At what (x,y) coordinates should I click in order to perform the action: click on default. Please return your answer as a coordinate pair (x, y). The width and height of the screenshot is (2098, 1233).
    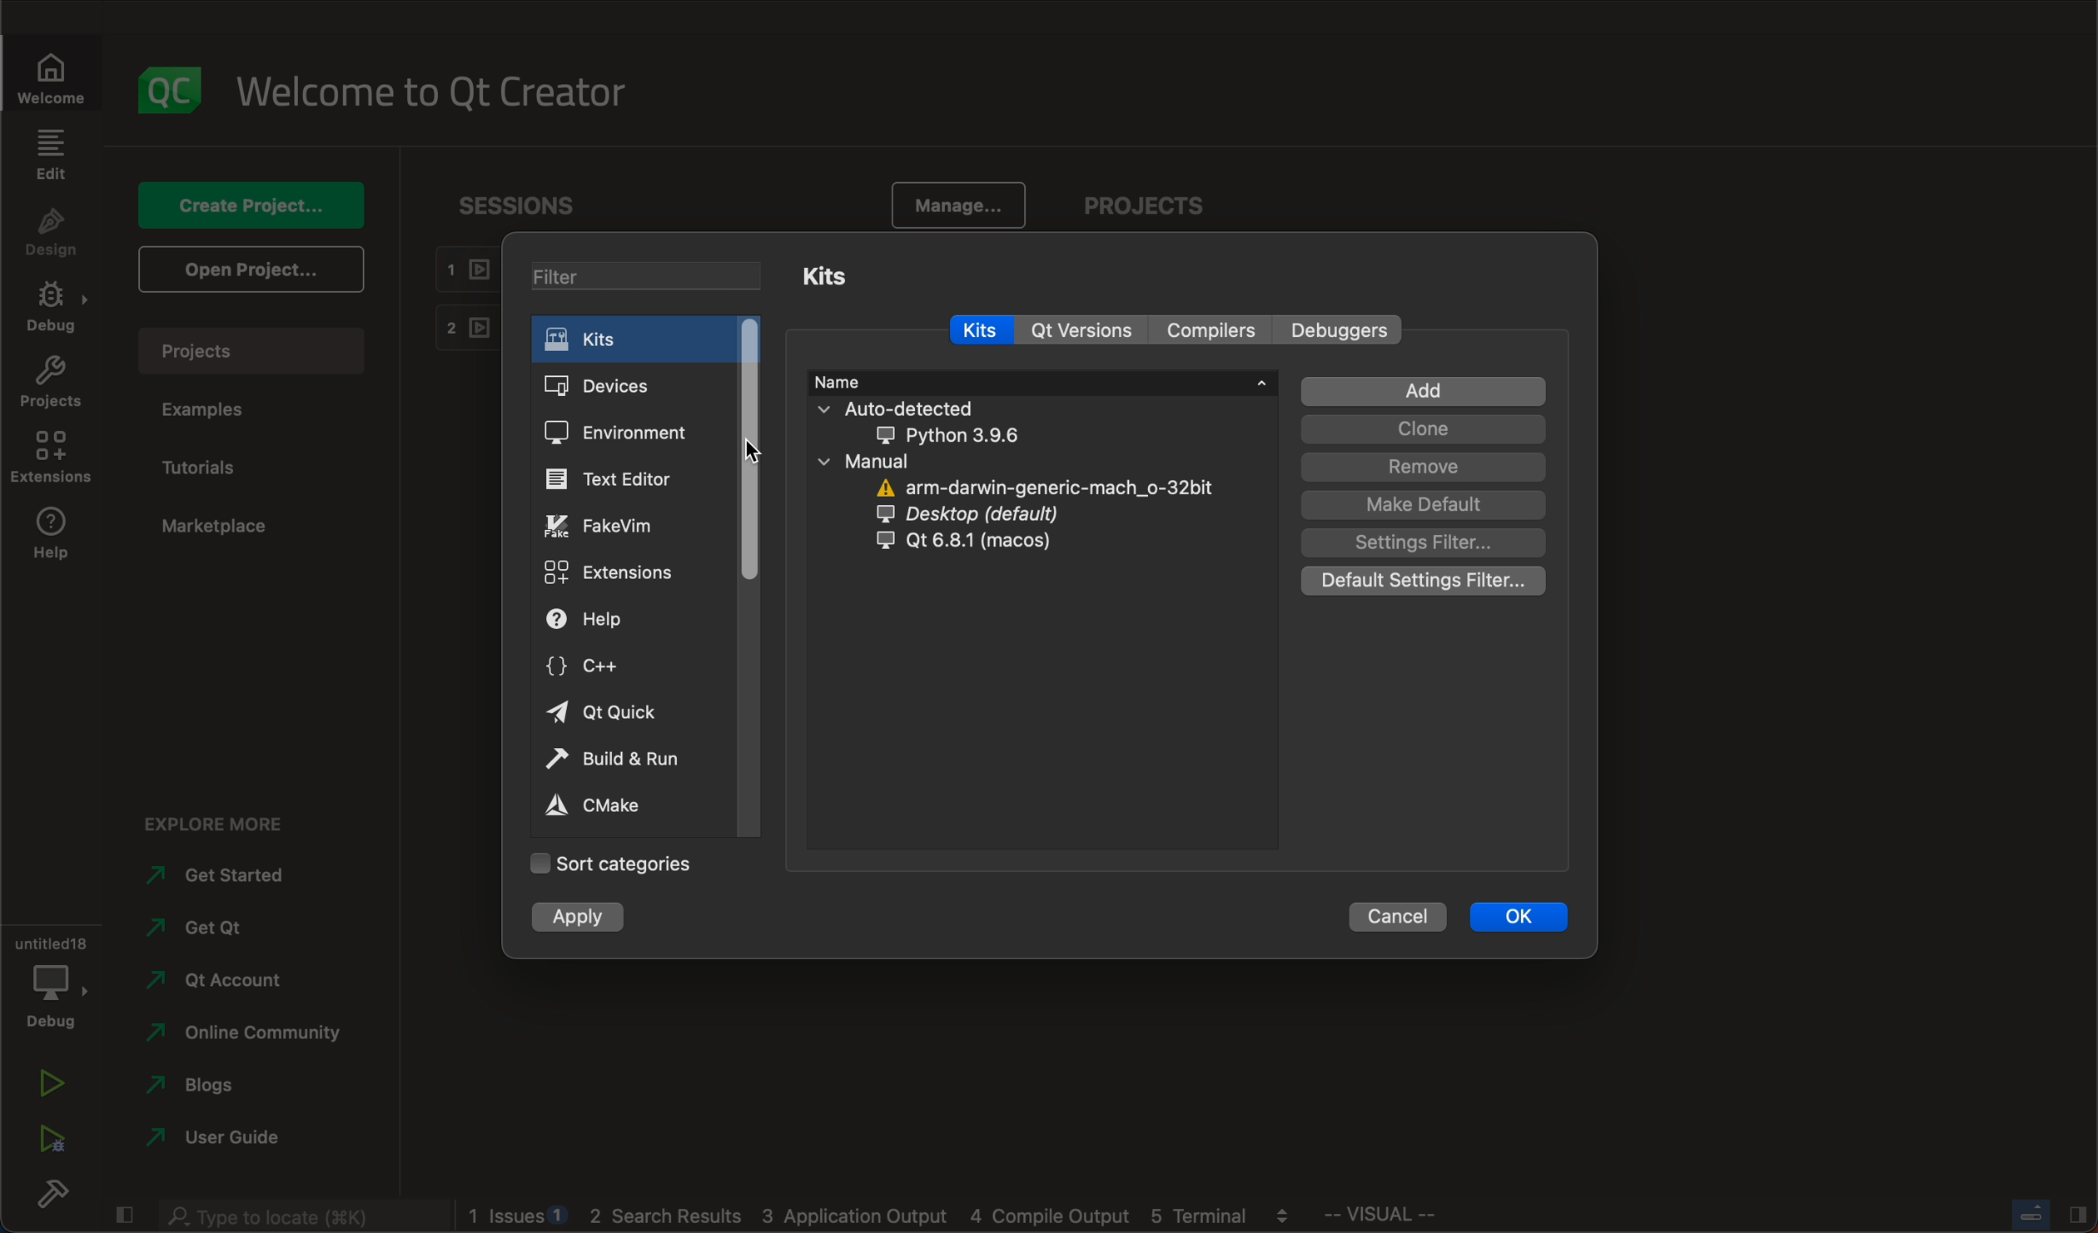
    Looking at the image, I should click on (1423, 577).